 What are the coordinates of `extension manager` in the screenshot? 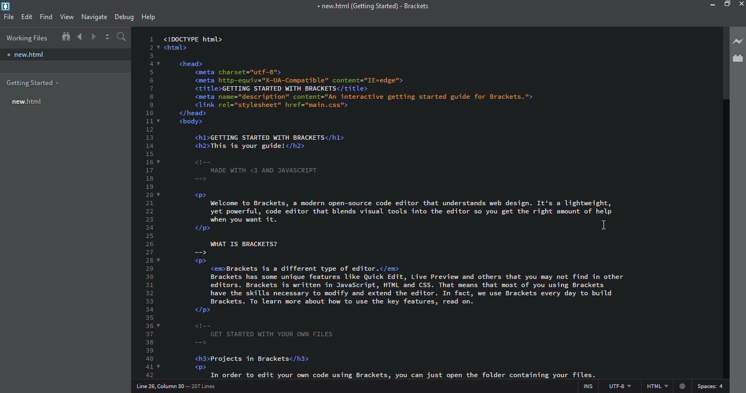 It's located at (737, 58).